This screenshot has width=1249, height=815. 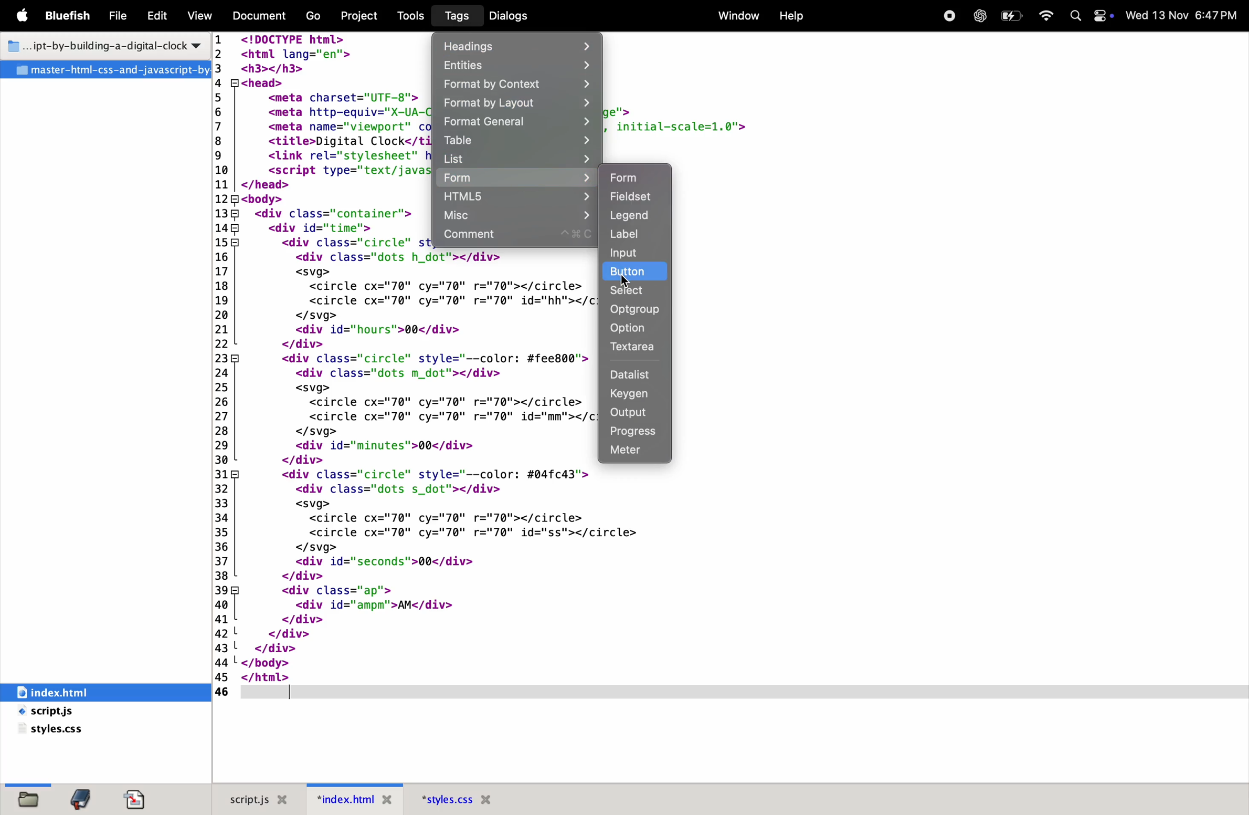 I want to click on File, so click(x=108, y=70).